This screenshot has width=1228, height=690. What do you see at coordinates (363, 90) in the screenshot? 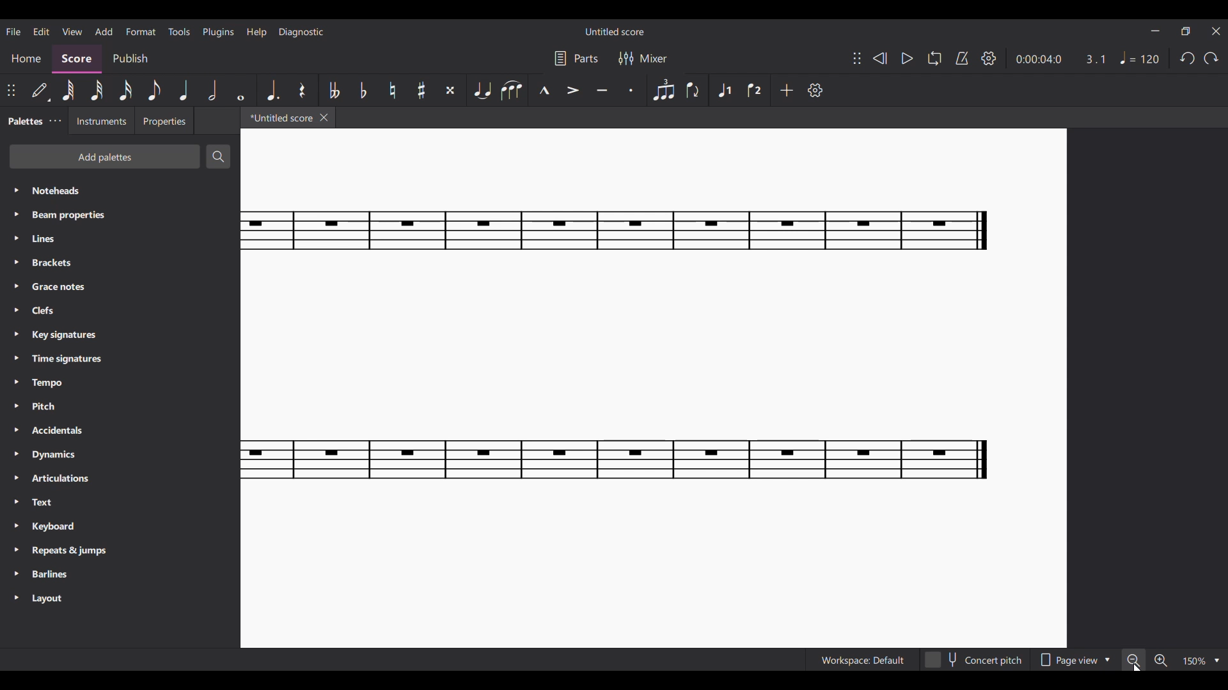
I see `Toggle flat` at bounding box center [363, 90].